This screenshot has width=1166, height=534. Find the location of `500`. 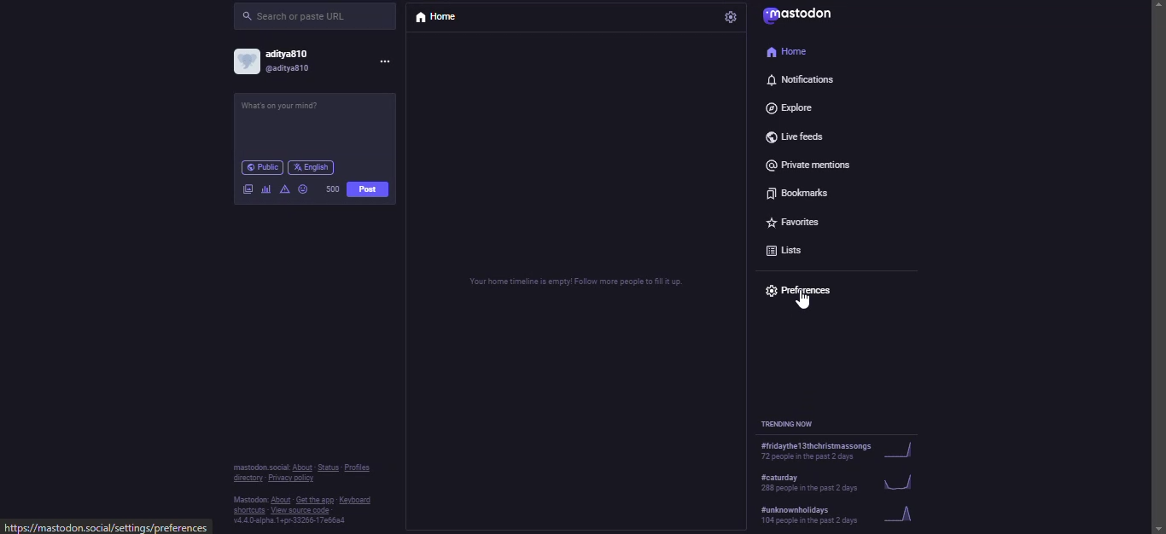

500 is located at coordinates (333, 189).